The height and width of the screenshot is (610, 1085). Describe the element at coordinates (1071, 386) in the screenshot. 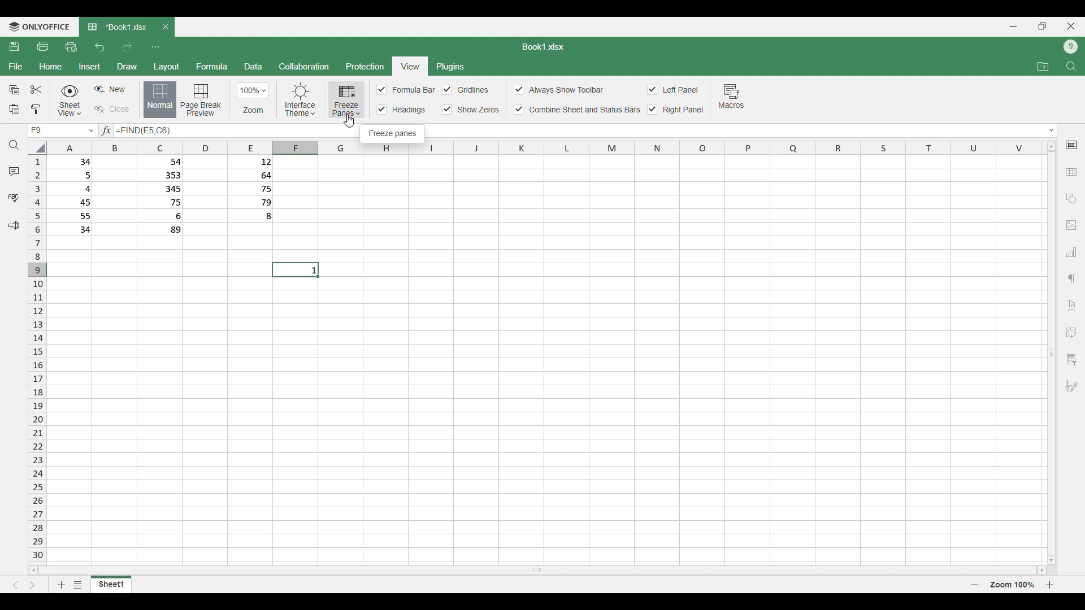

I see `Add digital signature or signature line` at that location.